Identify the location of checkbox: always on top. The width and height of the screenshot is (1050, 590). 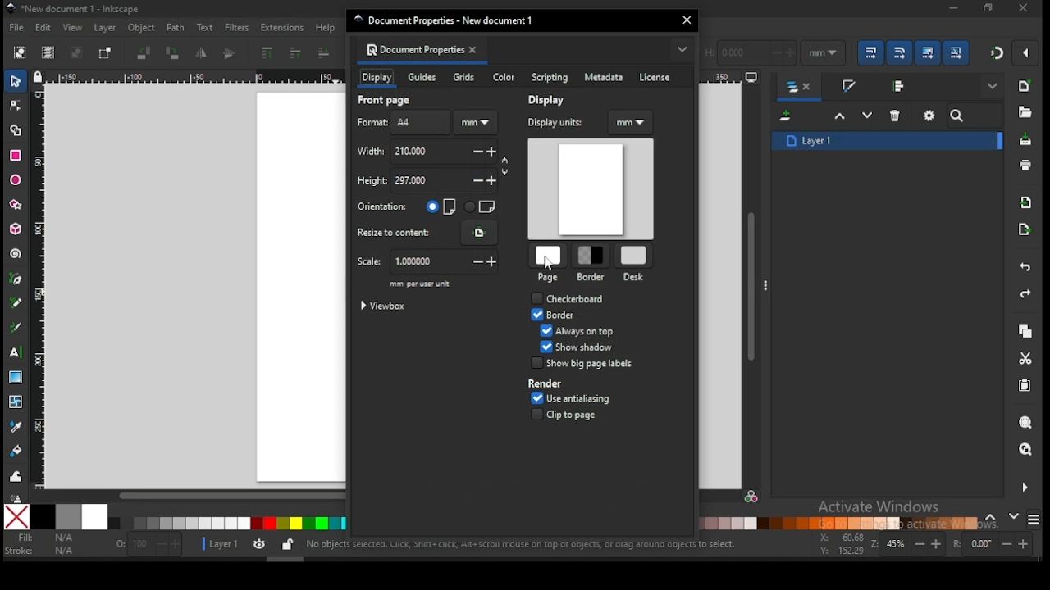
(576, 333).